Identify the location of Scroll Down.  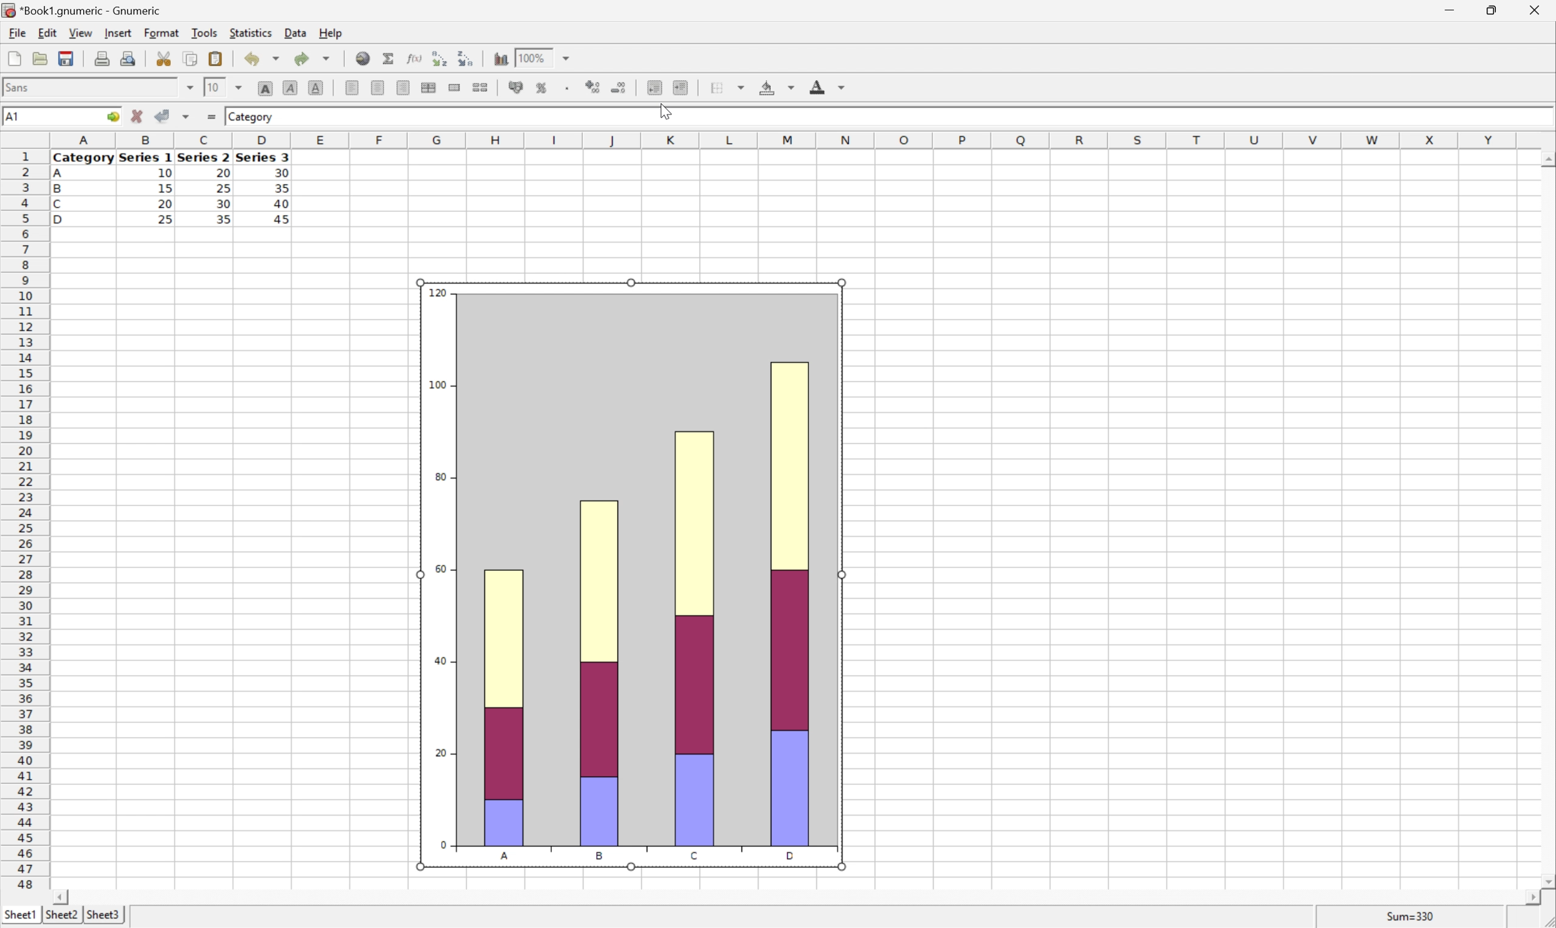
(1546, 883).